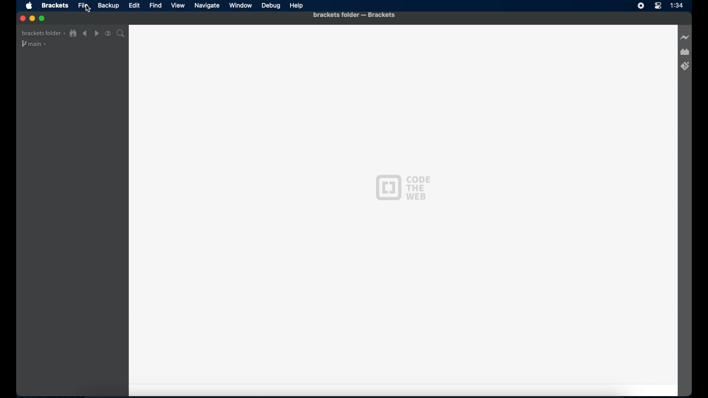  I want to click on Extension manager, so click(685, 52).